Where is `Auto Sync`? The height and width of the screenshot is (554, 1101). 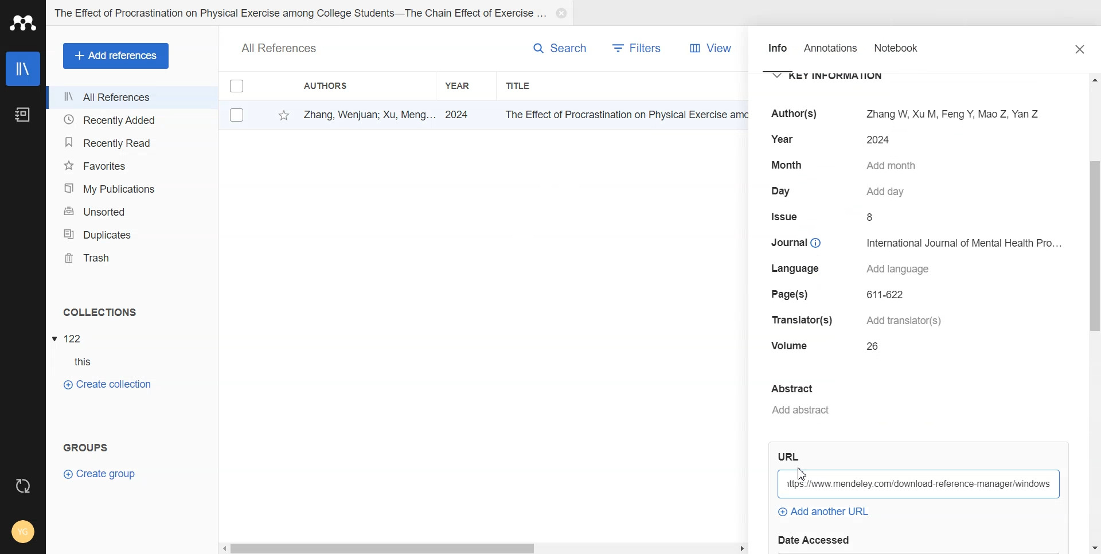 Auto Sync is located at coordinates (22, 482).